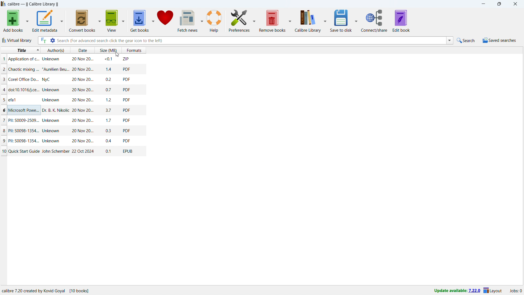 Image resolution: width=524 pixels, height=295 pixels. I want to click on fetch news options, so click(202, 20).